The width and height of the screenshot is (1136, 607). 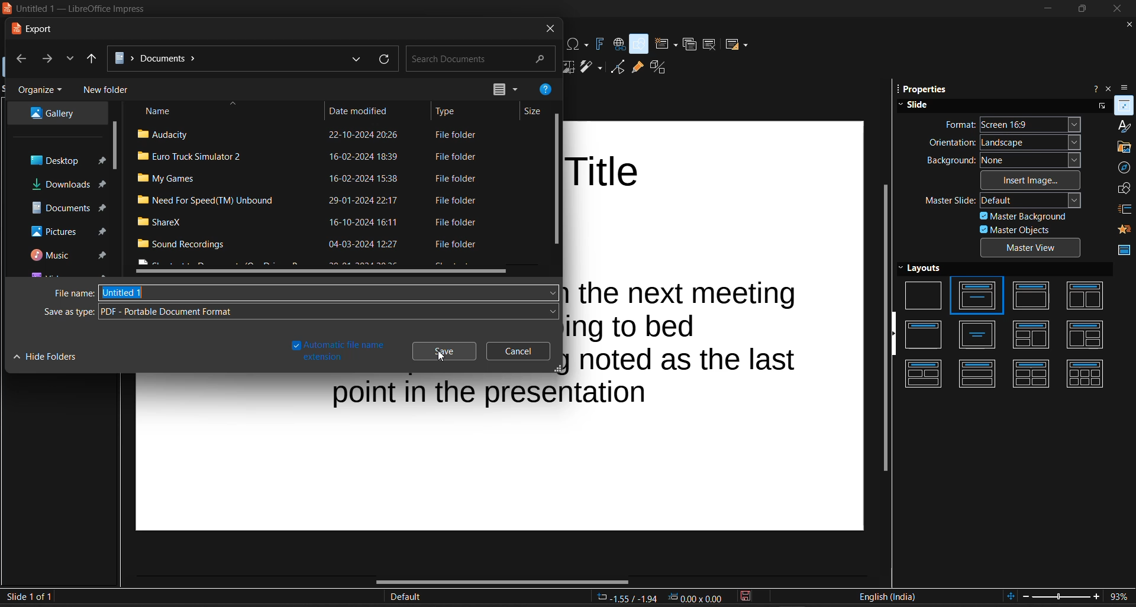 What do you see at coordinates (1006, 143) in the screenshot?
I see `orientation` at bounding box center [1006, 143].